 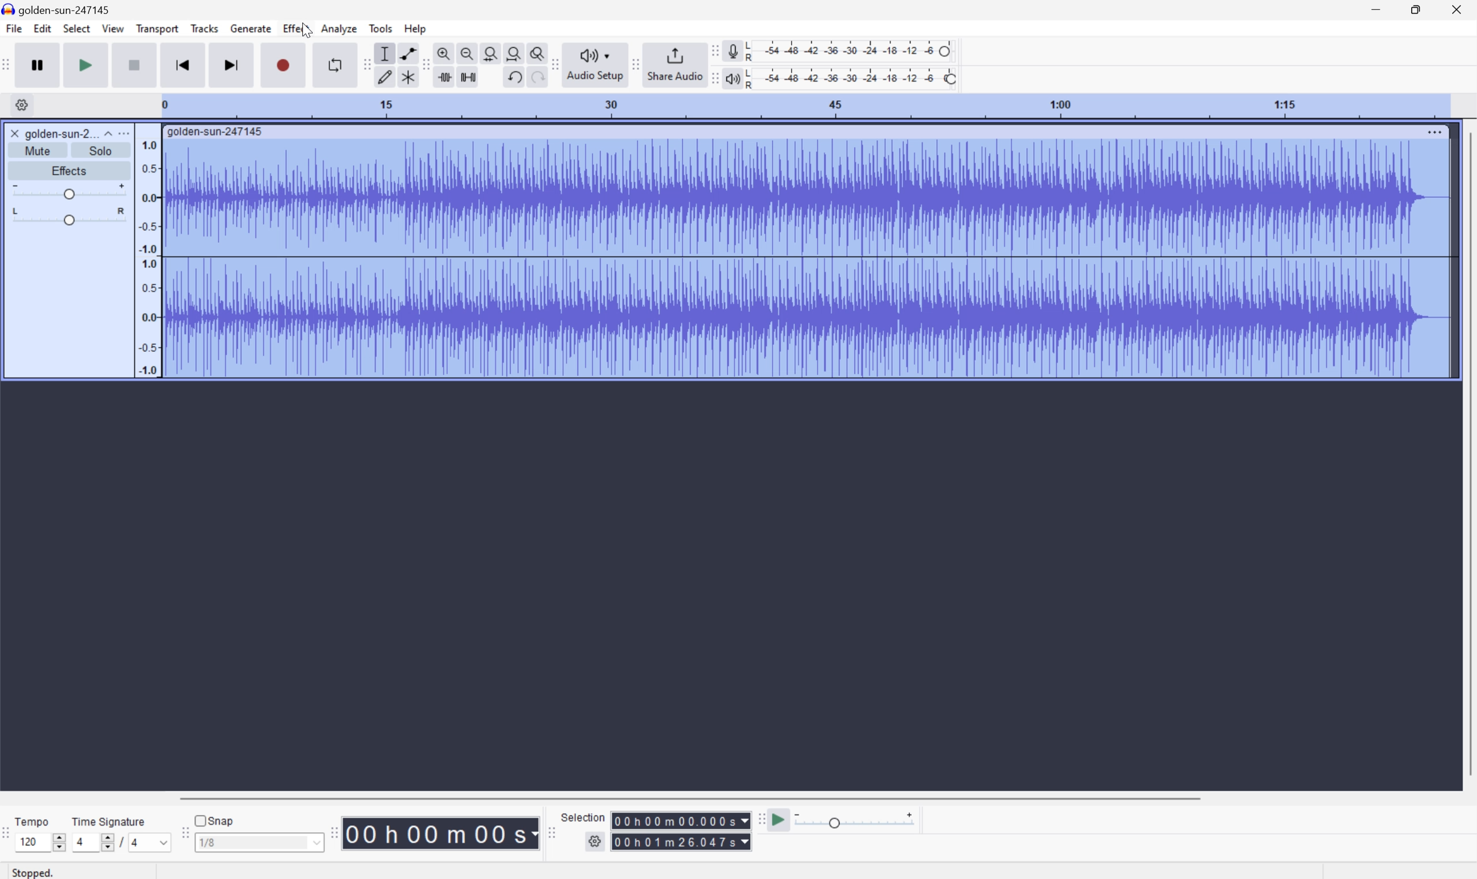 What do you see at coordinates (69, 216) in the screenshot?
I see `Slider` at bounding box center [69, 216].